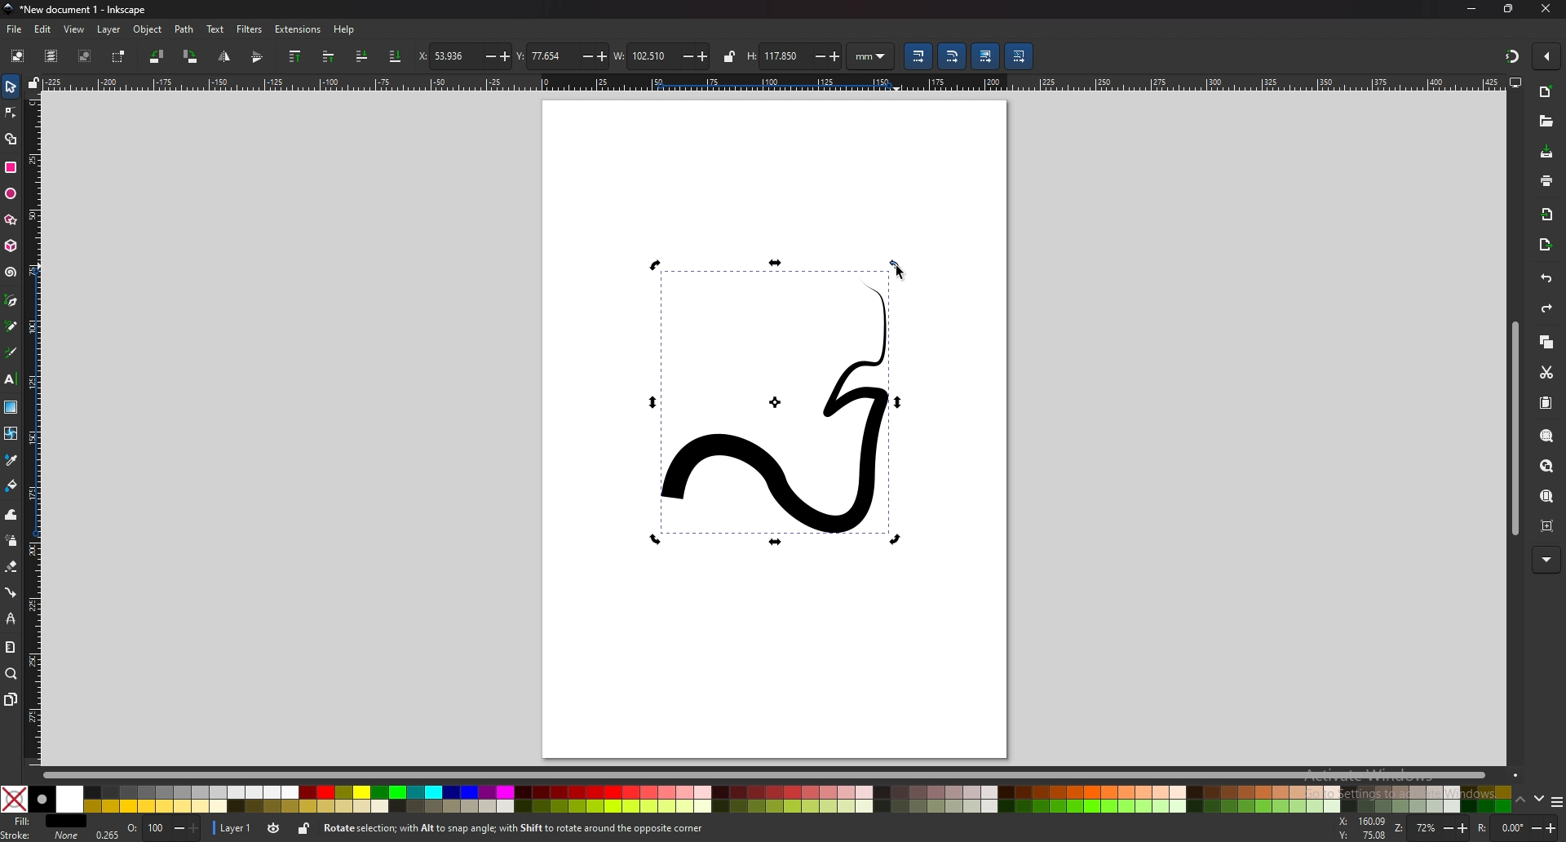 This screenshot has height=842, width=1566. I want to click on opacity, so click(148, 829).